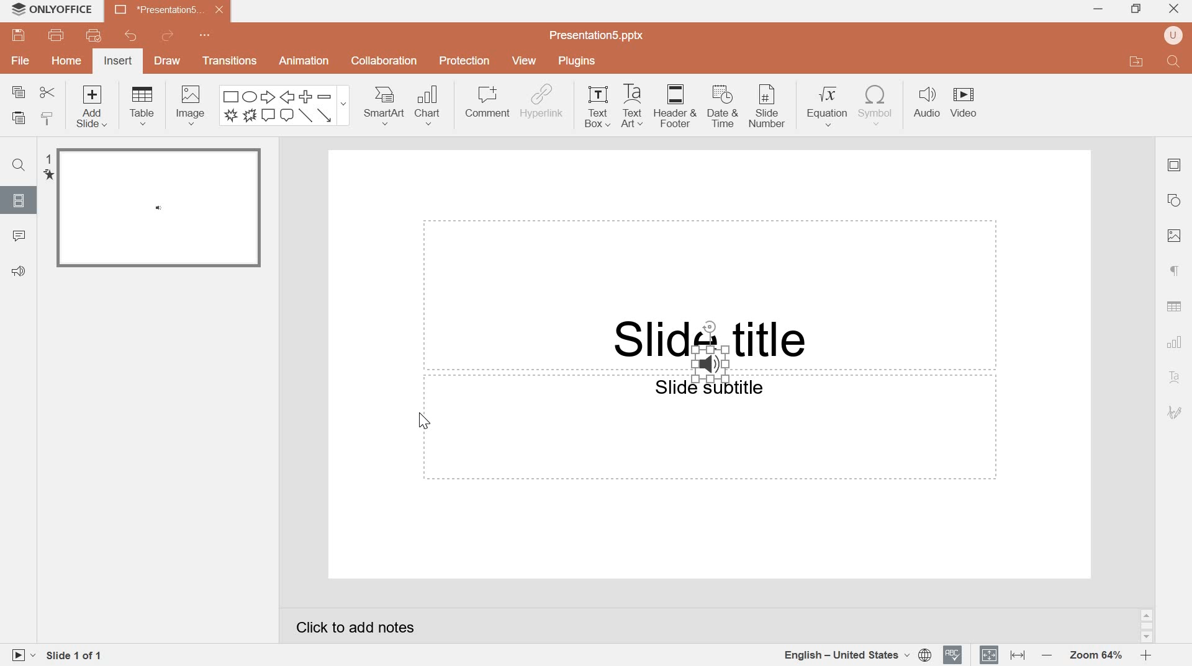  What do you see at coordinates (20, 236) in the screenshot?
I see `comments` at bounding box center [20, 236].